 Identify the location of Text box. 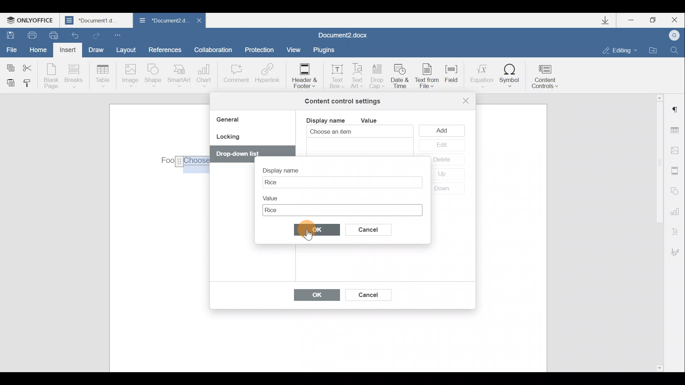
(335, 74).